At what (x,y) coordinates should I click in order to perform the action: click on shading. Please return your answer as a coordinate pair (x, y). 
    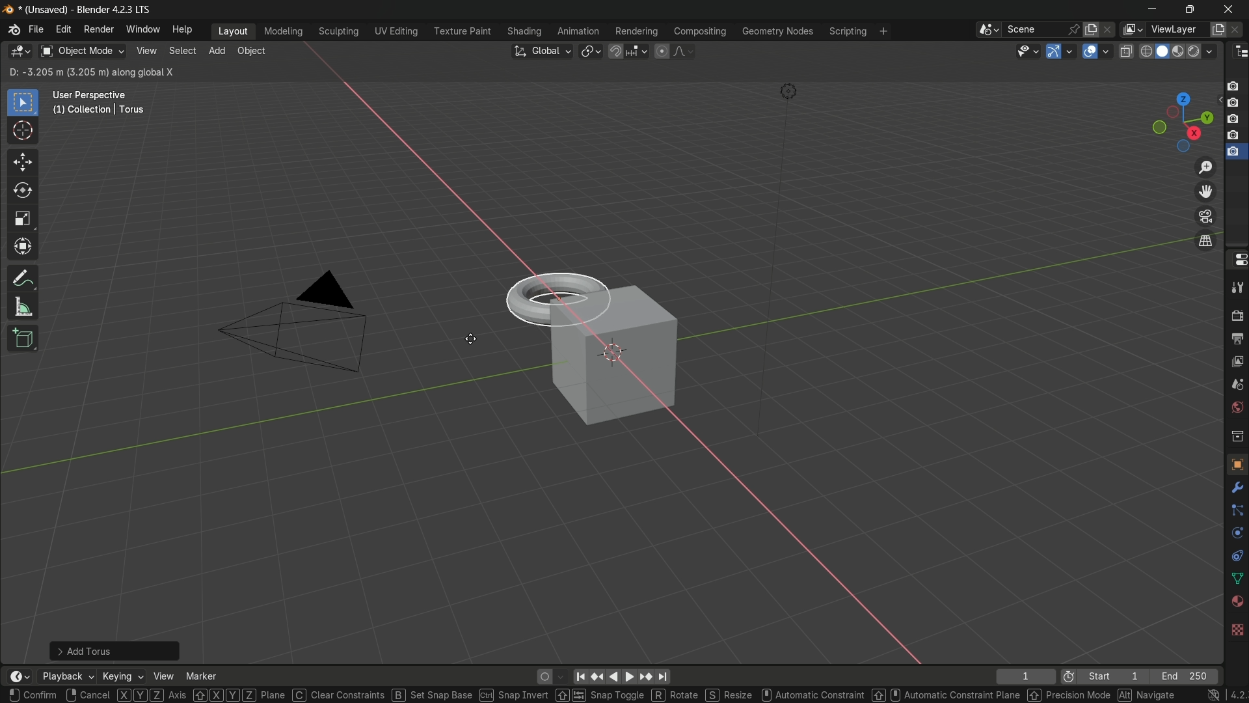
    Looking at the image, I should click on (524, 31).